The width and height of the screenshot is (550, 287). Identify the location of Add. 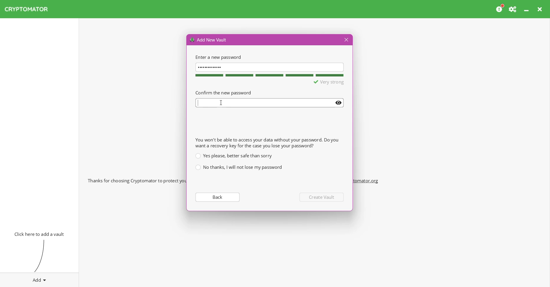
(39, 279).